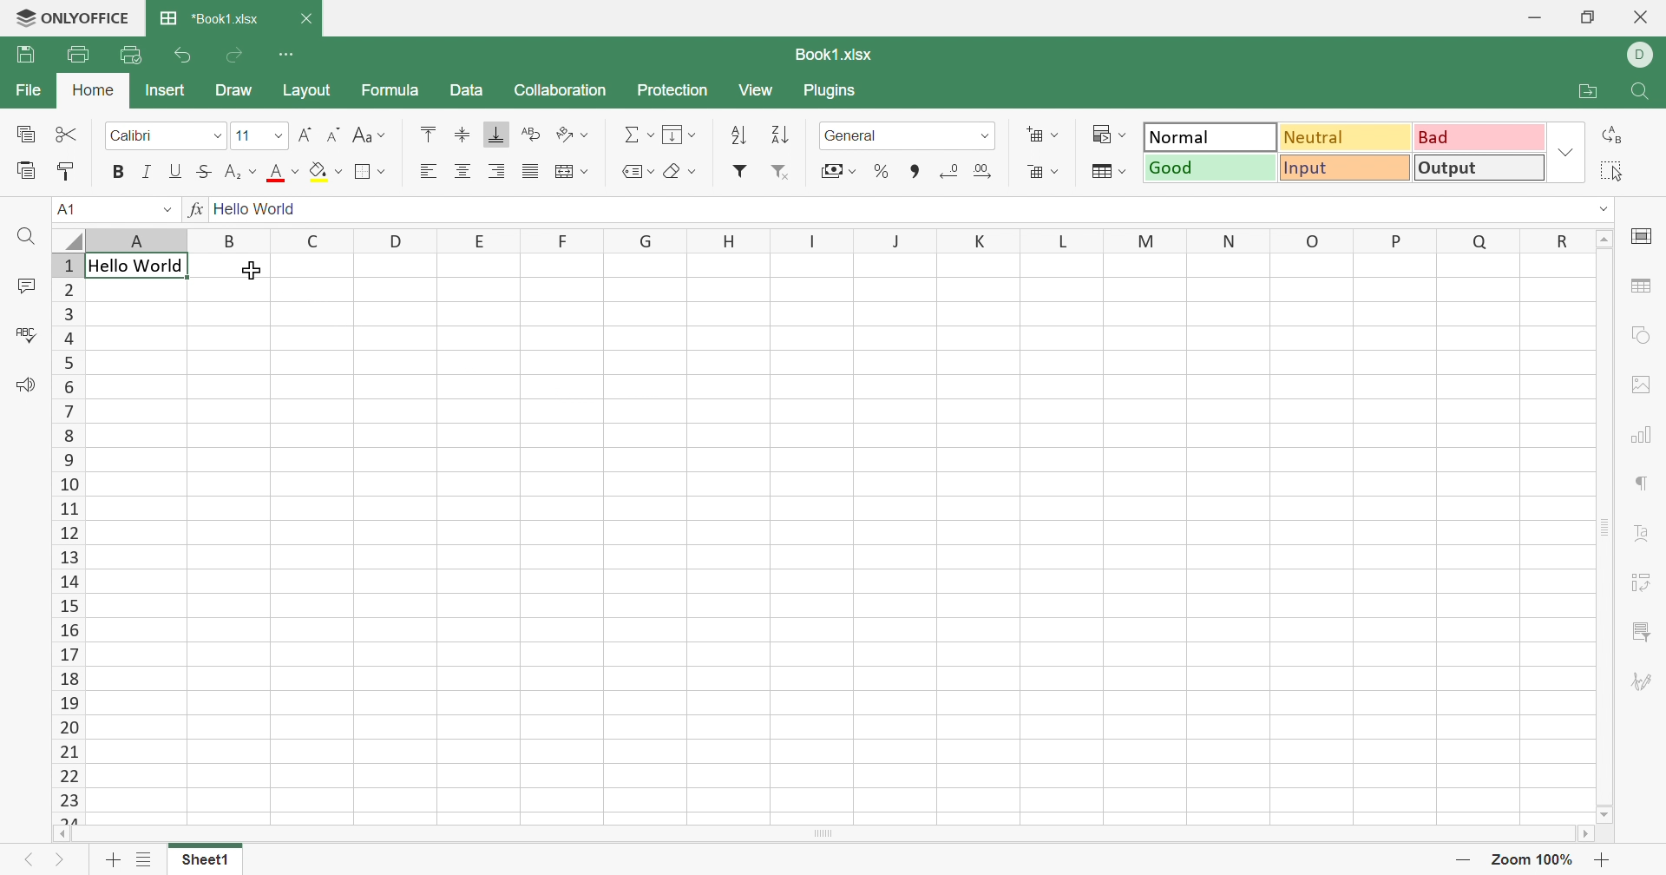 This screenshot has width=1666, height=875. What do you see at coordinates (1599, 239) in the screenshot?
I see `Scroll Up` at bounding box center [1599, 239].